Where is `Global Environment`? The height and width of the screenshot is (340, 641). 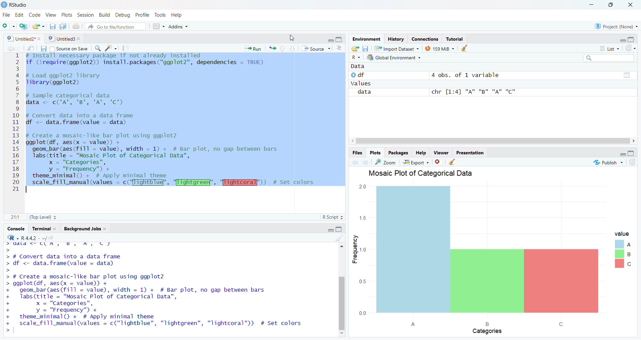
Global Environment is located at coordinates (394, 57).